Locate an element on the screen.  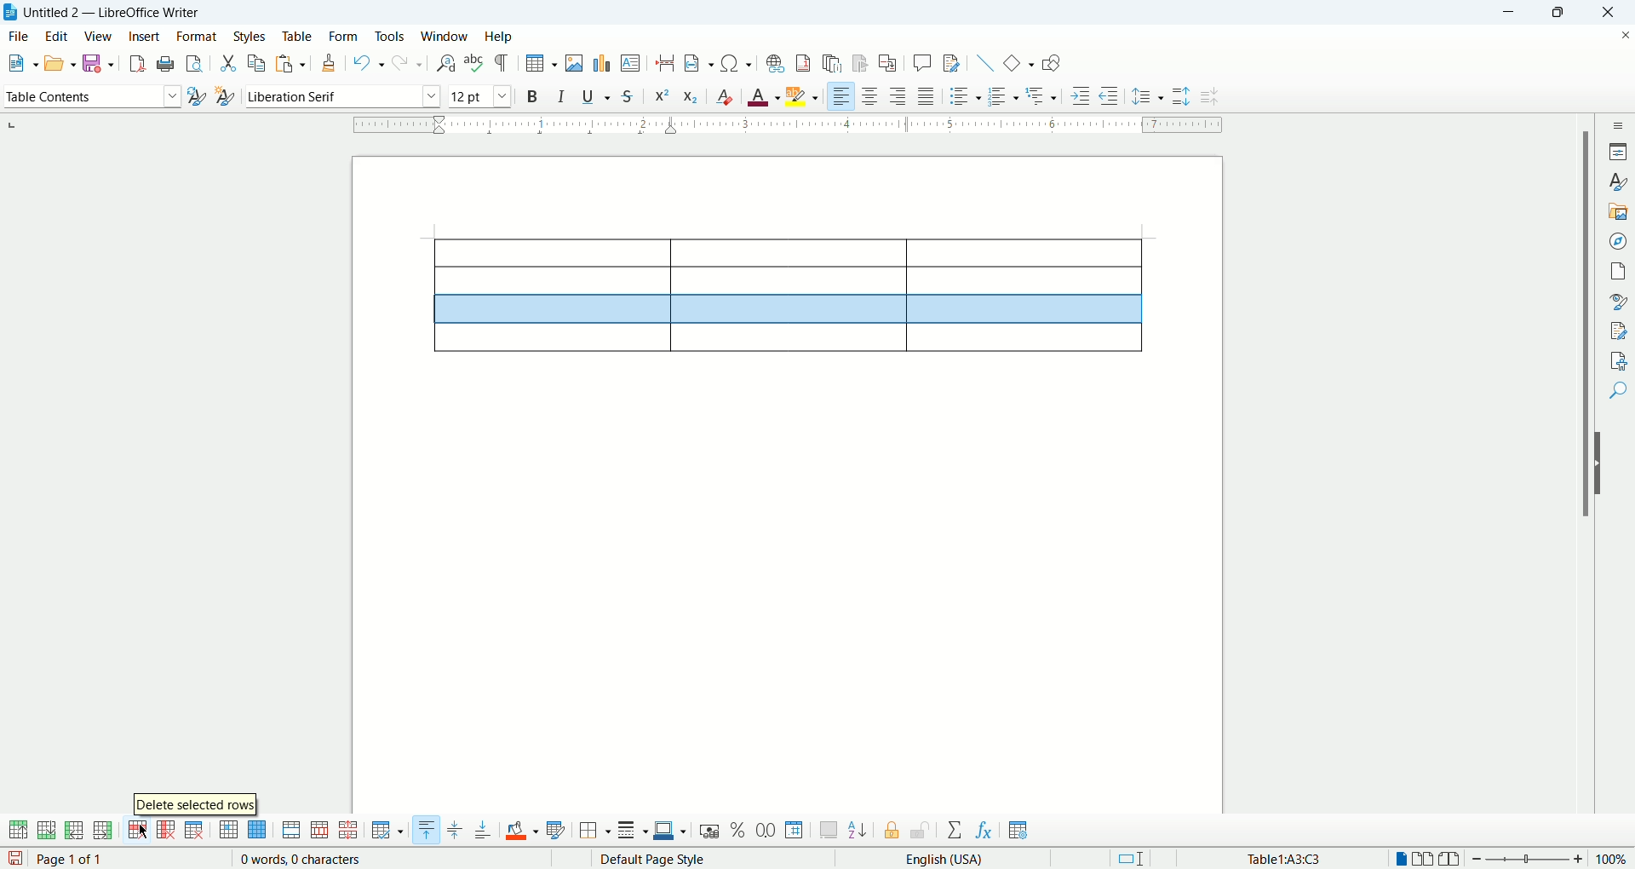
delete column is located at coordinates (166, 830).